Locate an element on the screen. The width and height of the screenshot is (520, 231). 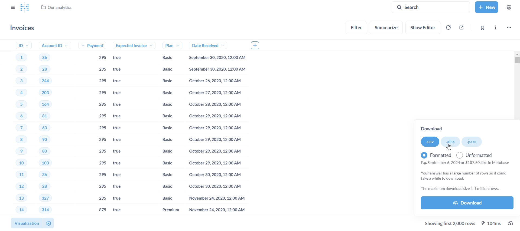
October 29, 2020, 12:00 AM is located at coordinates (214, 151).